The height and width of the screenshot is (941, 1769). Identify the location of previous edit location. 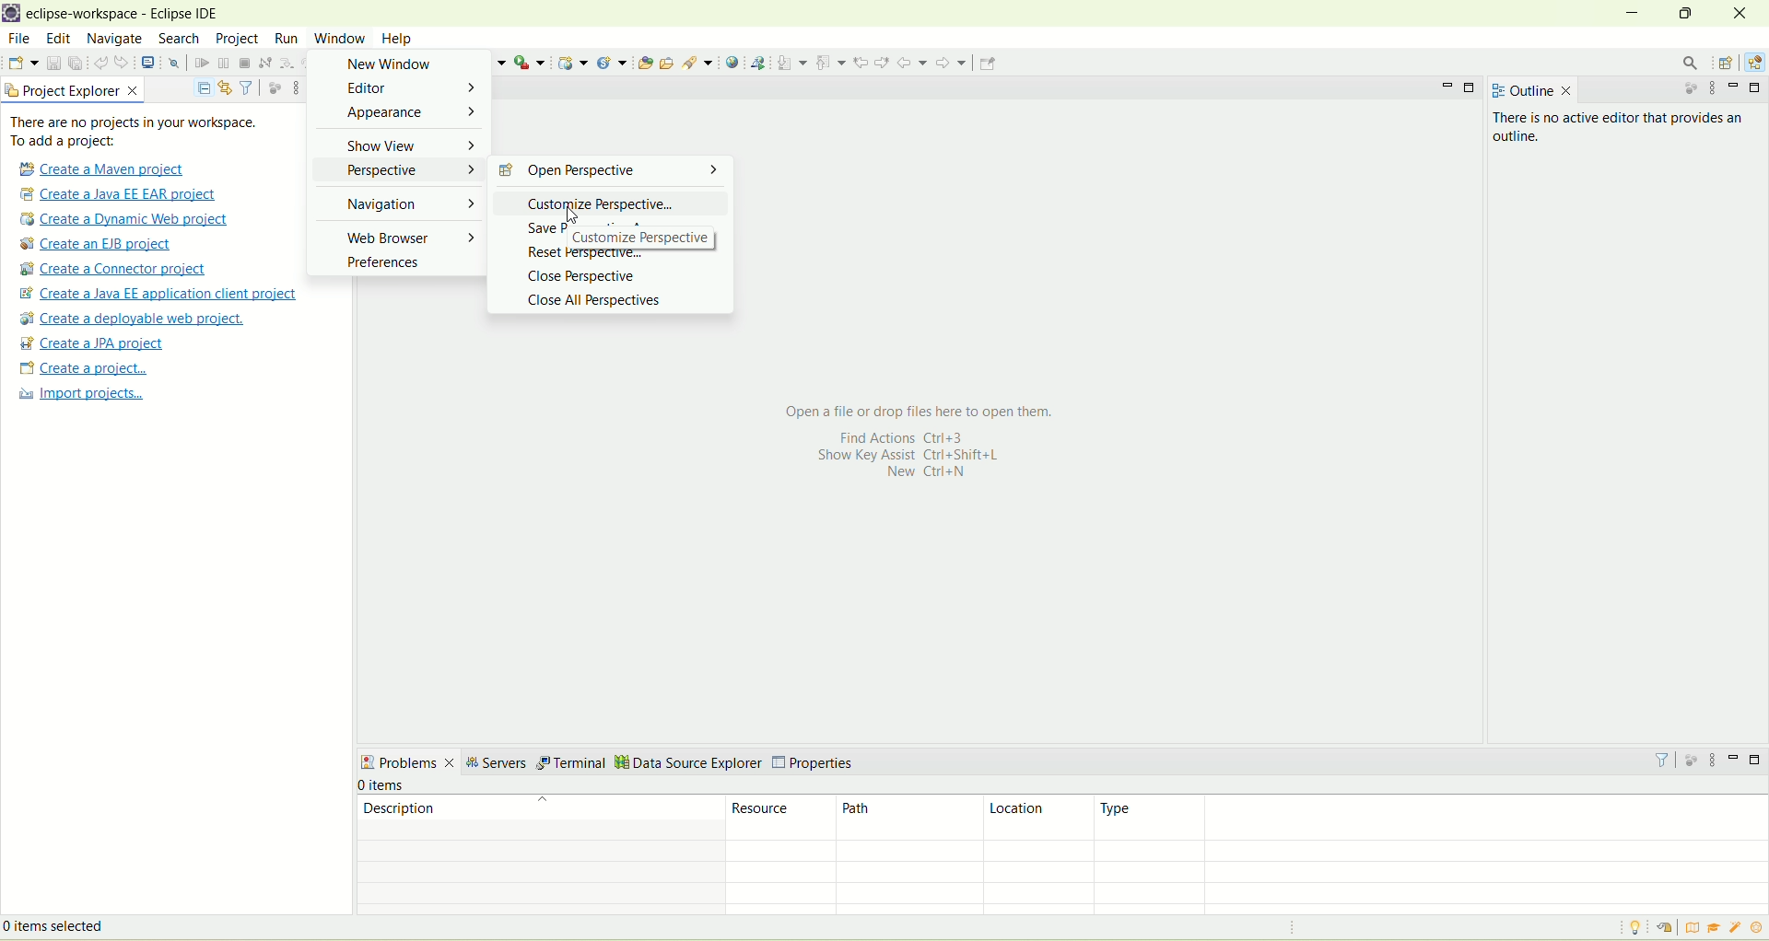
(859, 62).